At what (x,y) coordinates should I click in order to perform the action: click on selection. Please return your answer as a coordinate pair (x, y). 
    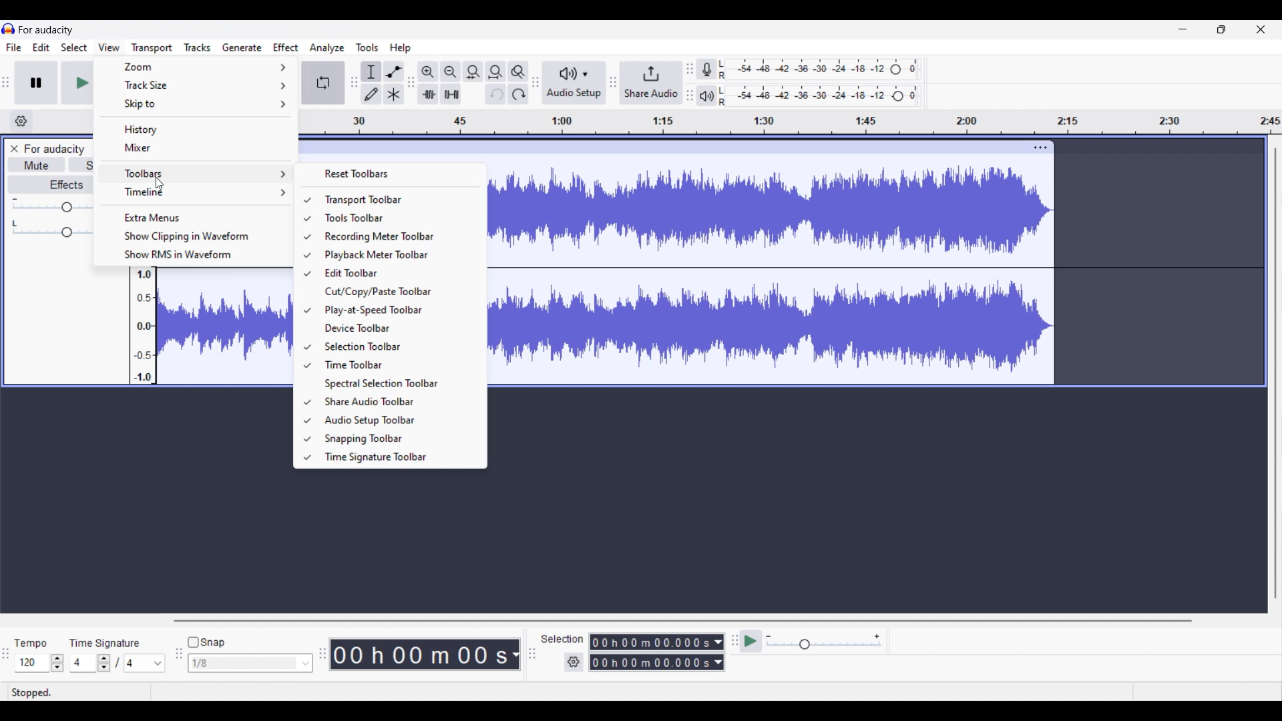
    Looking at the image, I should click on (563, 639).